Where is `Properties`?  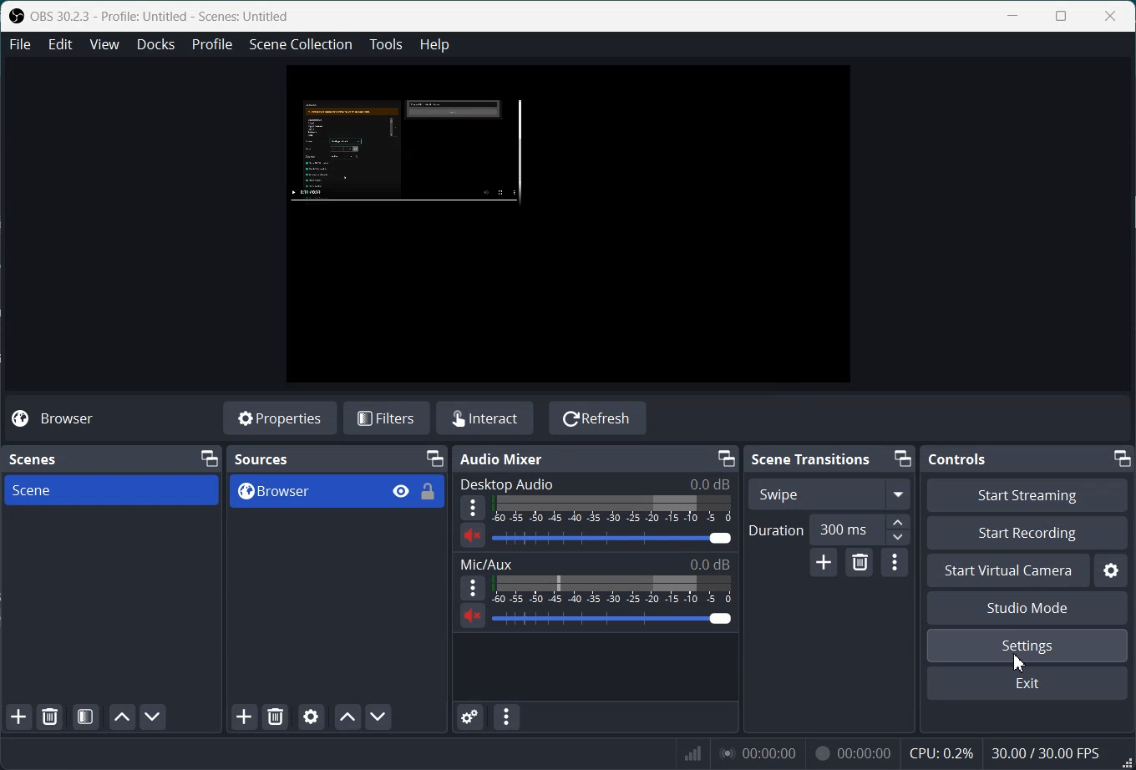
Properties is located at coordinates (280, 418).